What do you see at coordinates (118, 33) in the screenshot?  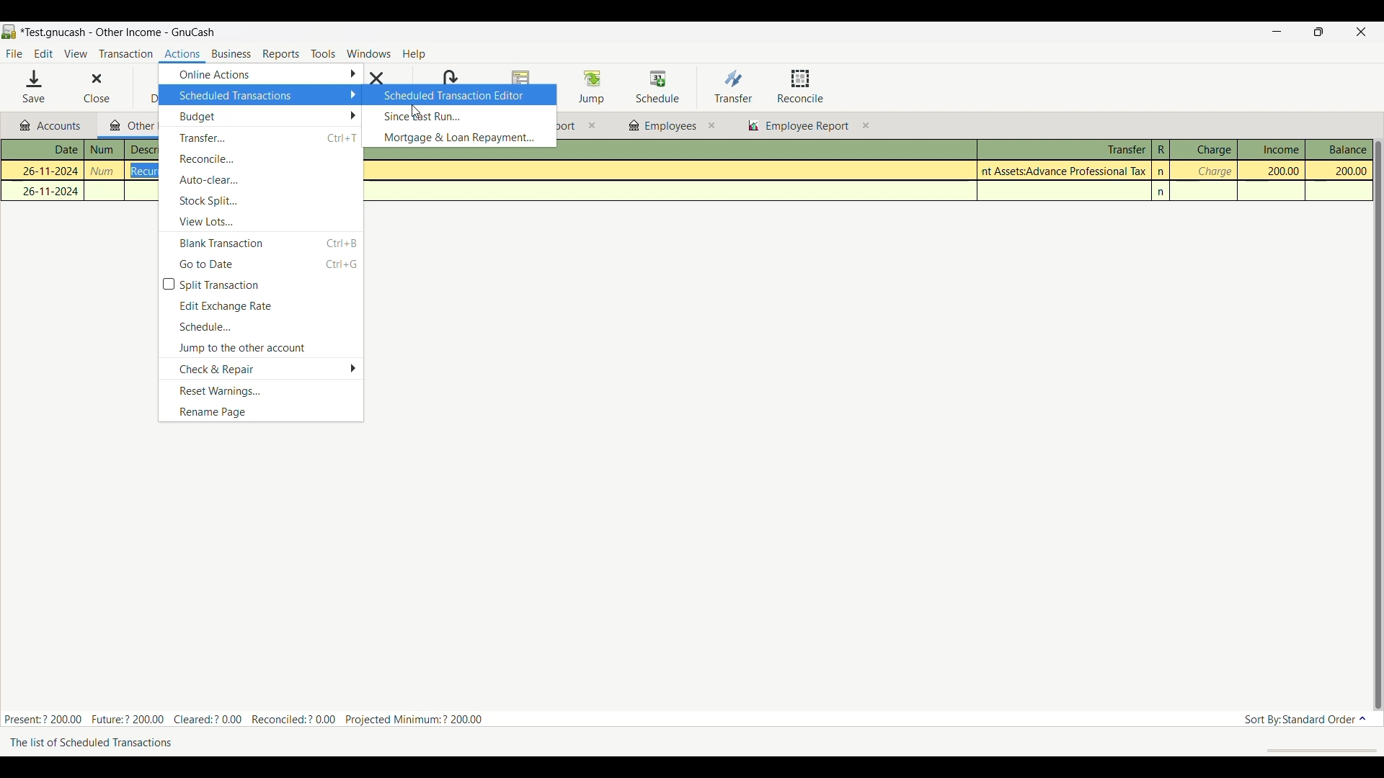 I see `Project and software name ` at bounding box center [118, 33].